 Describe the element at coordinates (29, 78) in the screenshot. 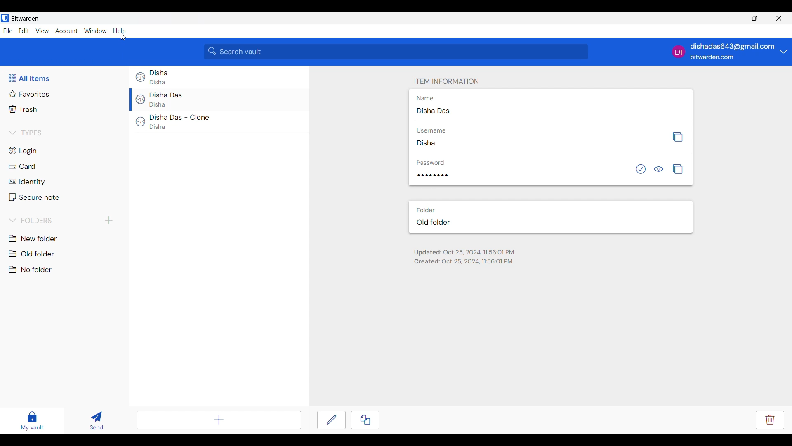

I see `All items, current selection highlighted` at that location.